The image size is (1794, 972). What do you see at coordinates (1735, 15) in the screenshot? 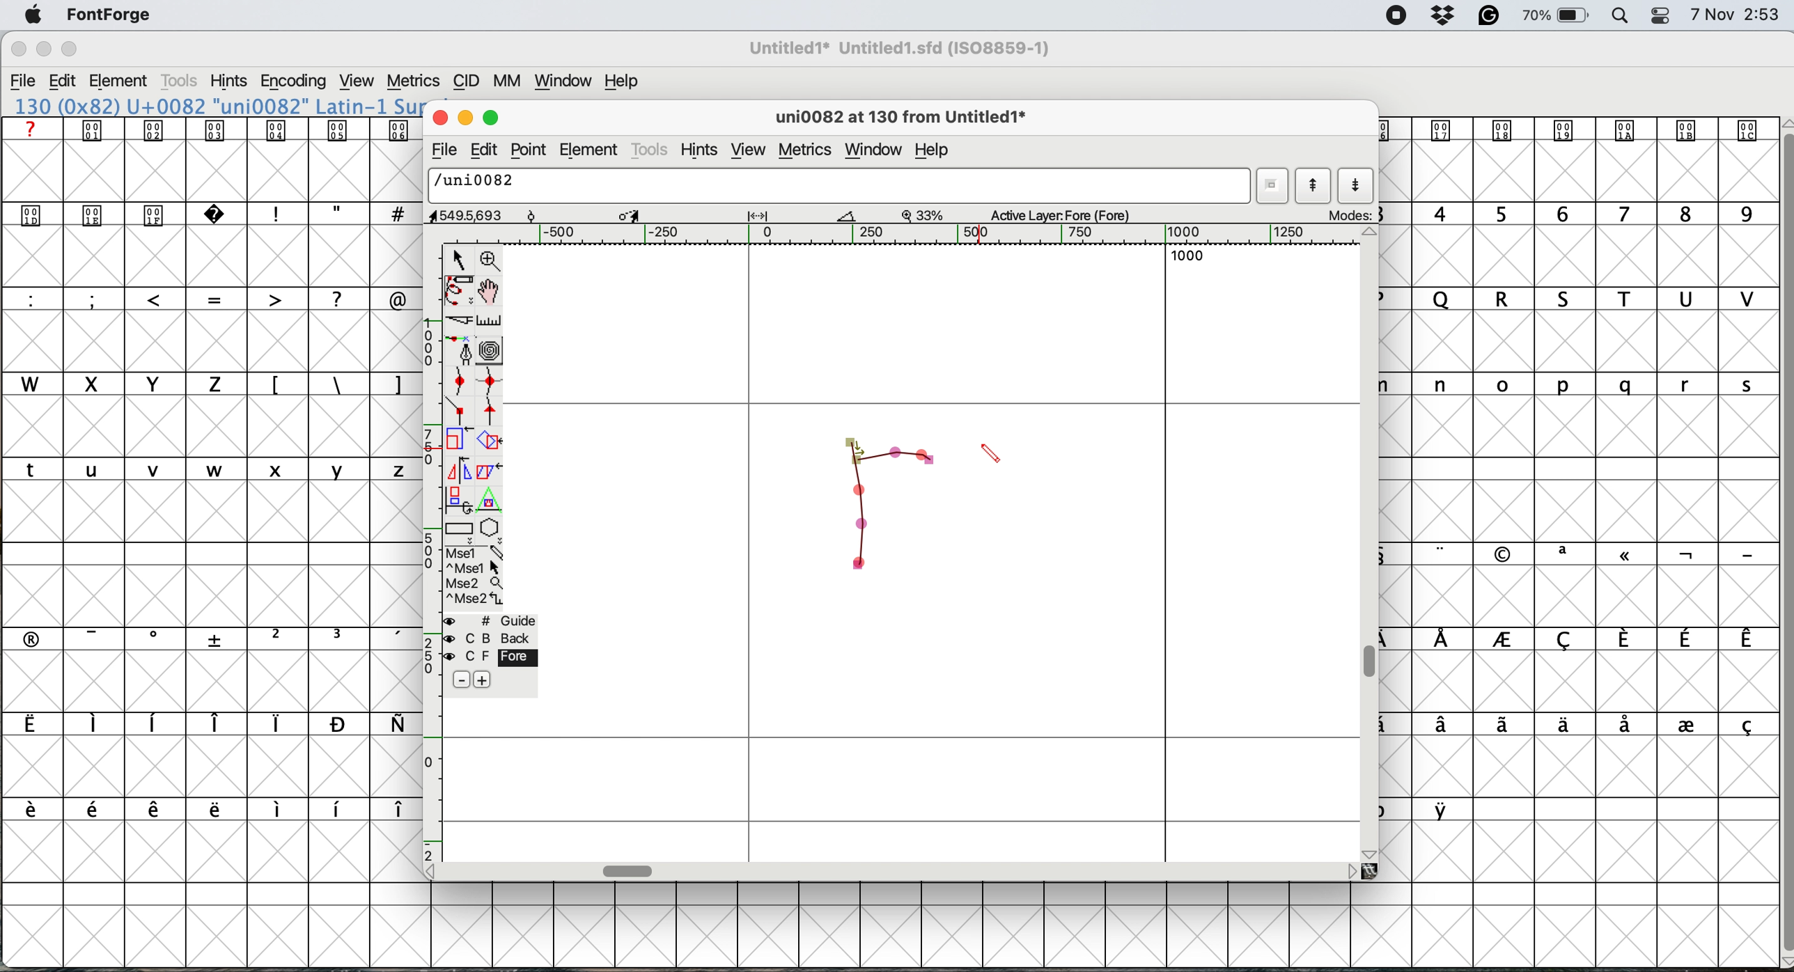
I see `date and time` at bounding box center [1735, 15].